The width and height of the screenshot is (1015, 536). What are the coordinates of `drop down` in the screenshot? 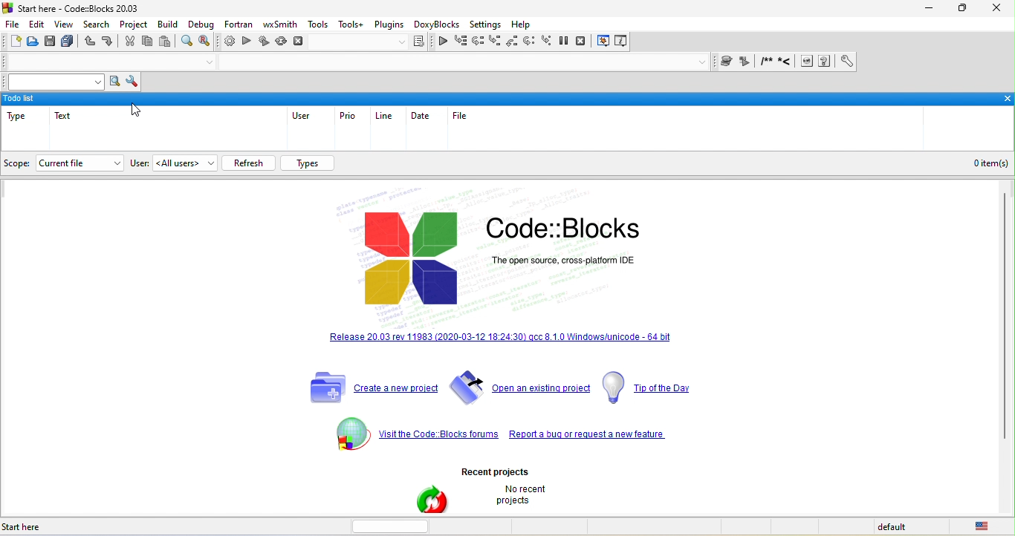 It's located at (703, 62).